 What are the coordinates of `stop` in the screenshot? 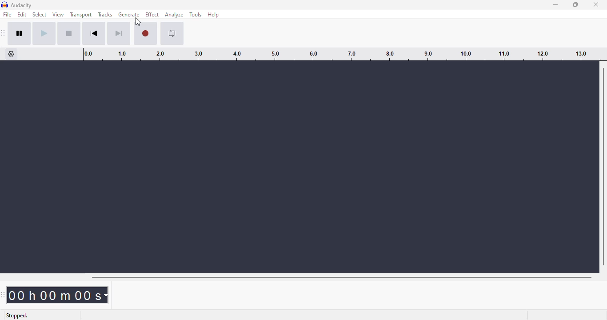 It's located at (69, 33).